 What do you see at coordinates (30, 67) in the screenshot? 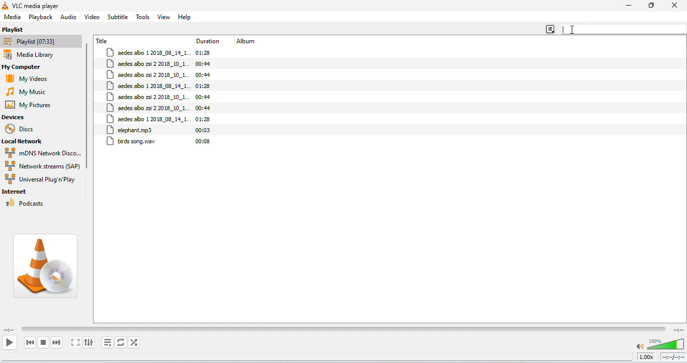
I see `my computer` at bounding box center [30, 67].